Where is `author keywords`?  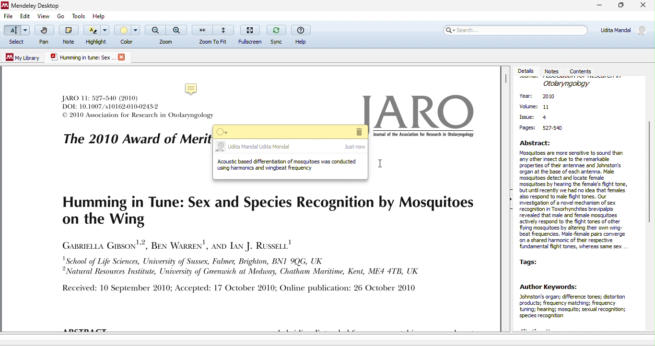
author keywords is located at coordinates (577, 306).